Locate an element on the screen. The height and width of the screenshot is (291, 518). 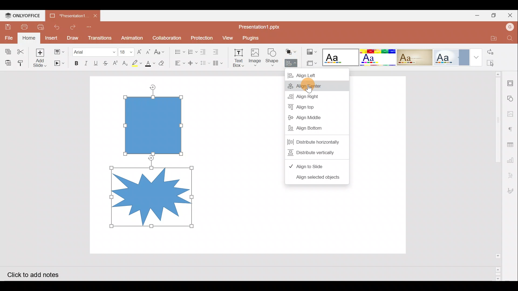
Close is located at coordinates (511, 15).